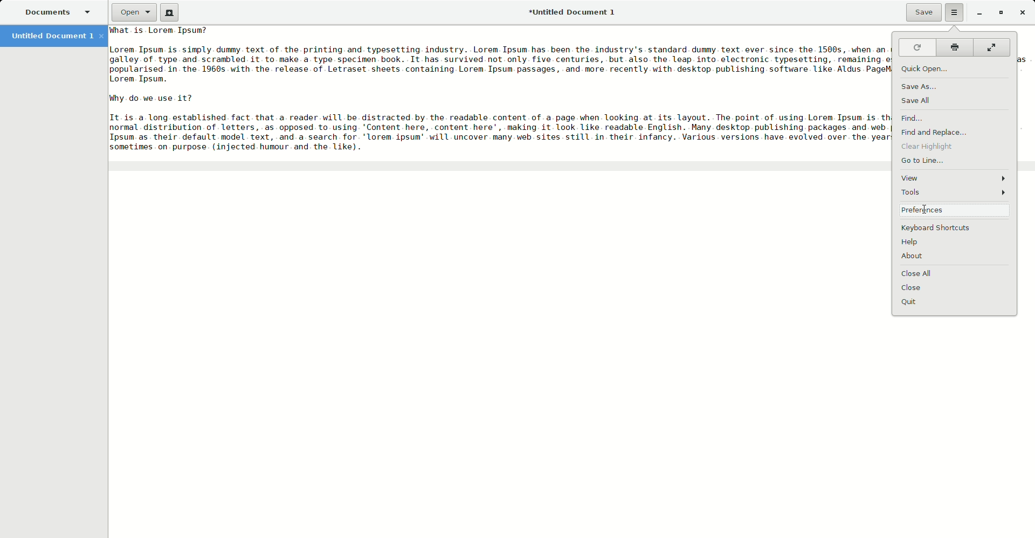 This screenshot has height=538, width=1035. Describe the element at coordinates (500, 89) in the screenshot. I see `Paragraphs` at that location.